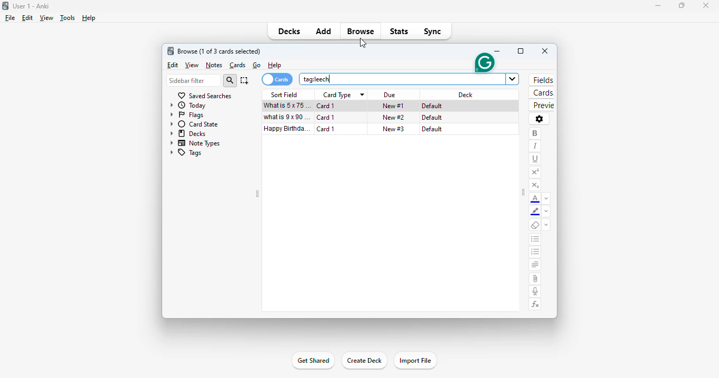  Describe the element at coordinates (546, 212) in the screenshot. I see `change color` at that location.